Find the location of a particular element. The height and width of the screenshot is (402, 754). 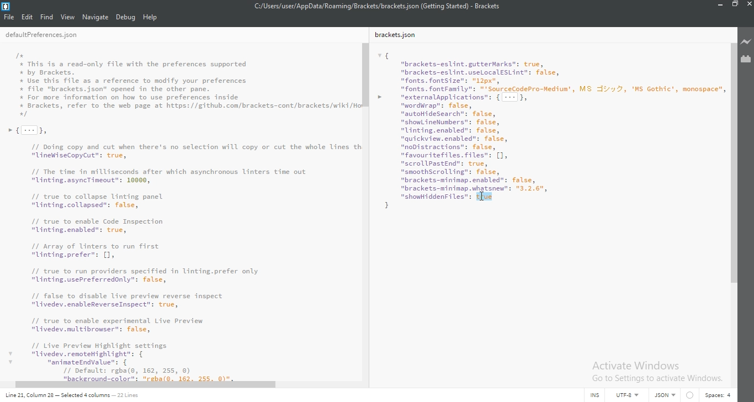

deafultPreferences.json is located at coordinates (42, 35).